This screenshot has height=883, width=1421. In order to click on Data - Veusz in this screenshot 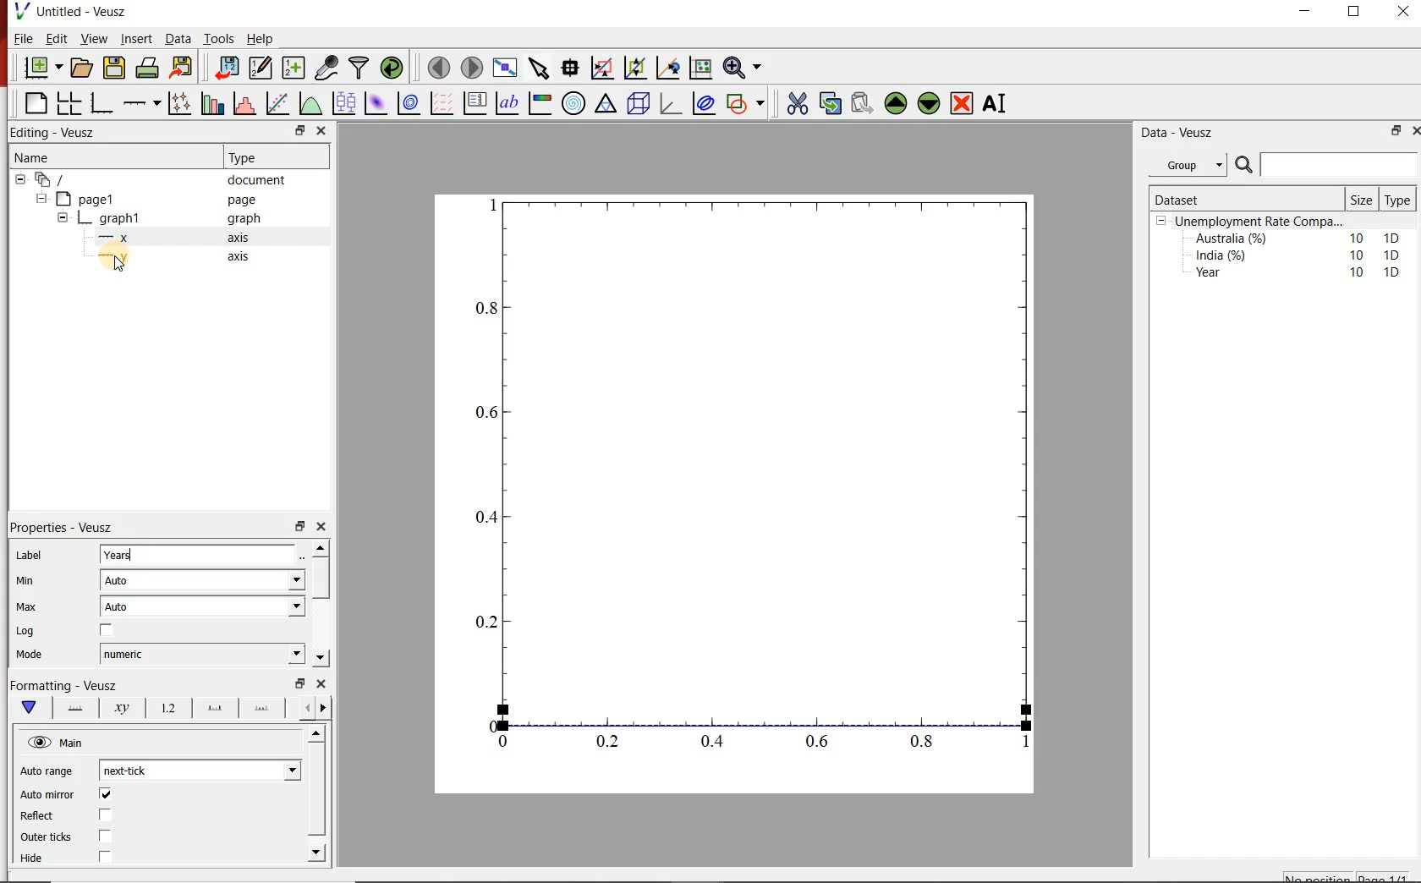, I will do `click(1193, 133)`.